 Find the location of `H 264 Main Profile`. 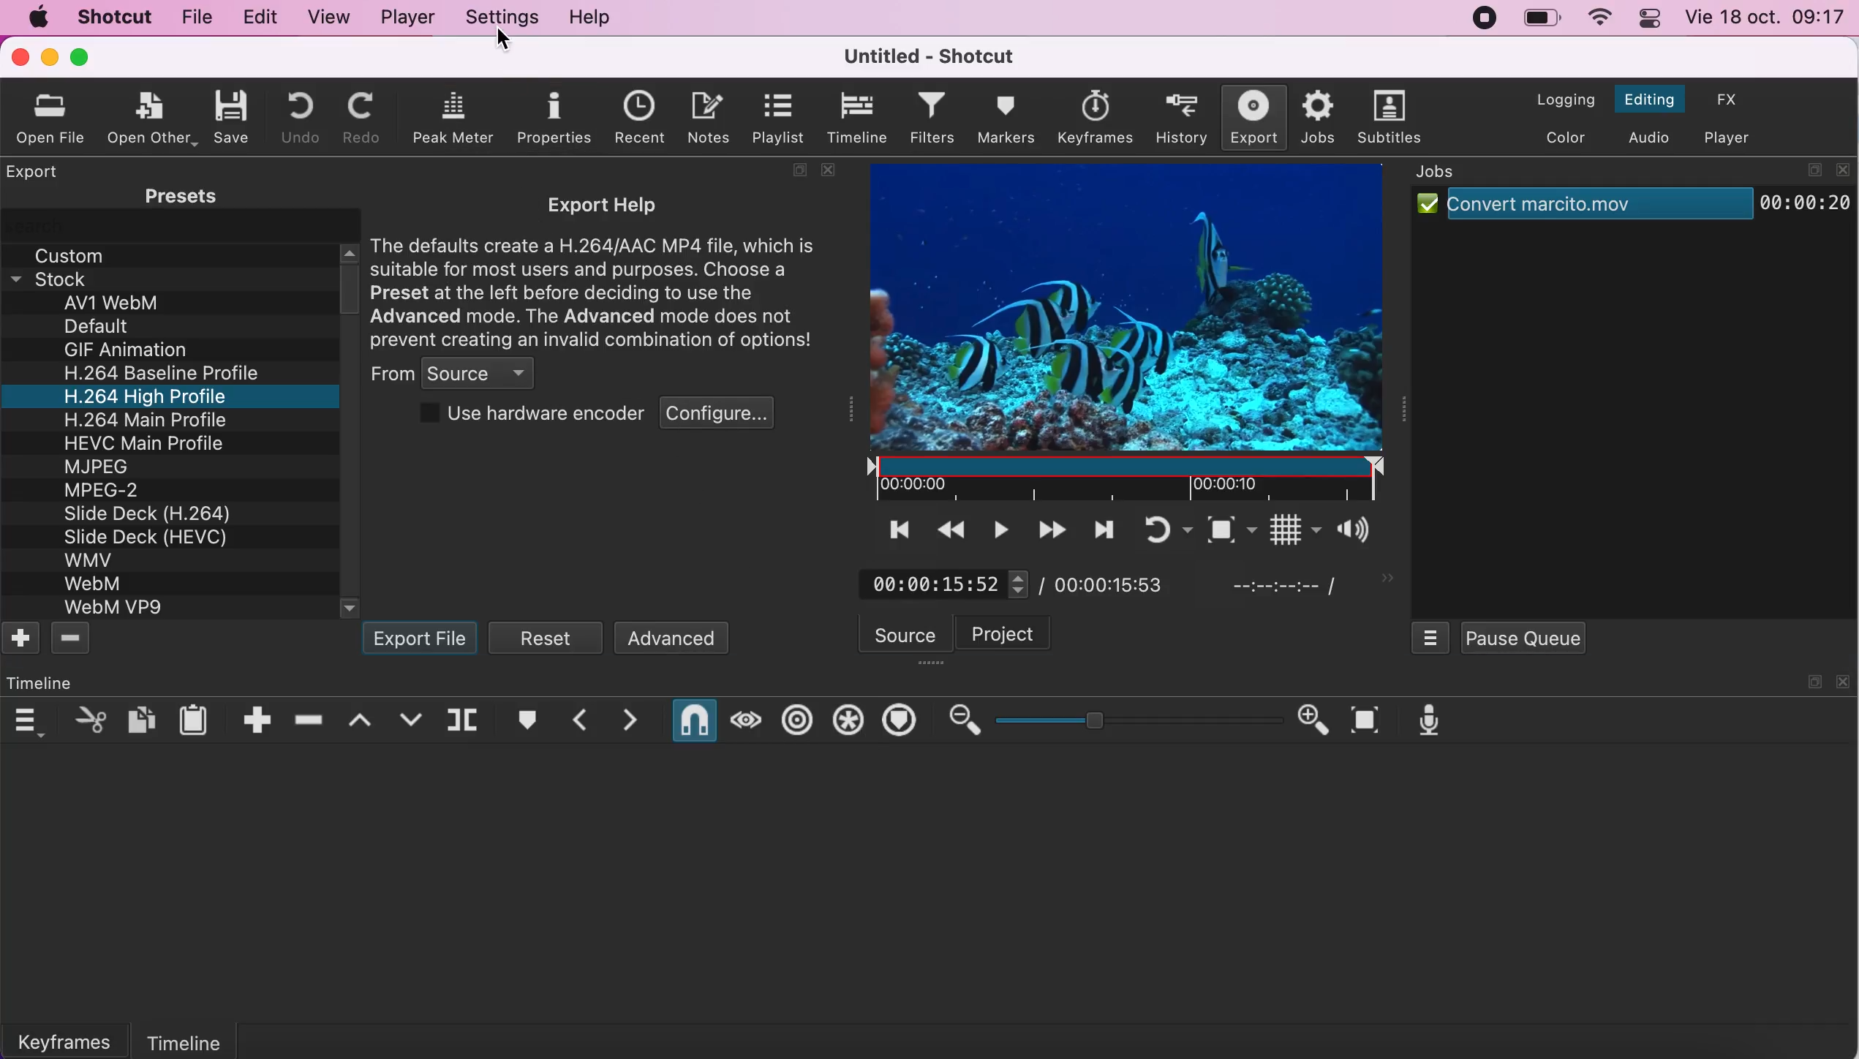

H 264 Main Profile is located at coordinates (140, 418).